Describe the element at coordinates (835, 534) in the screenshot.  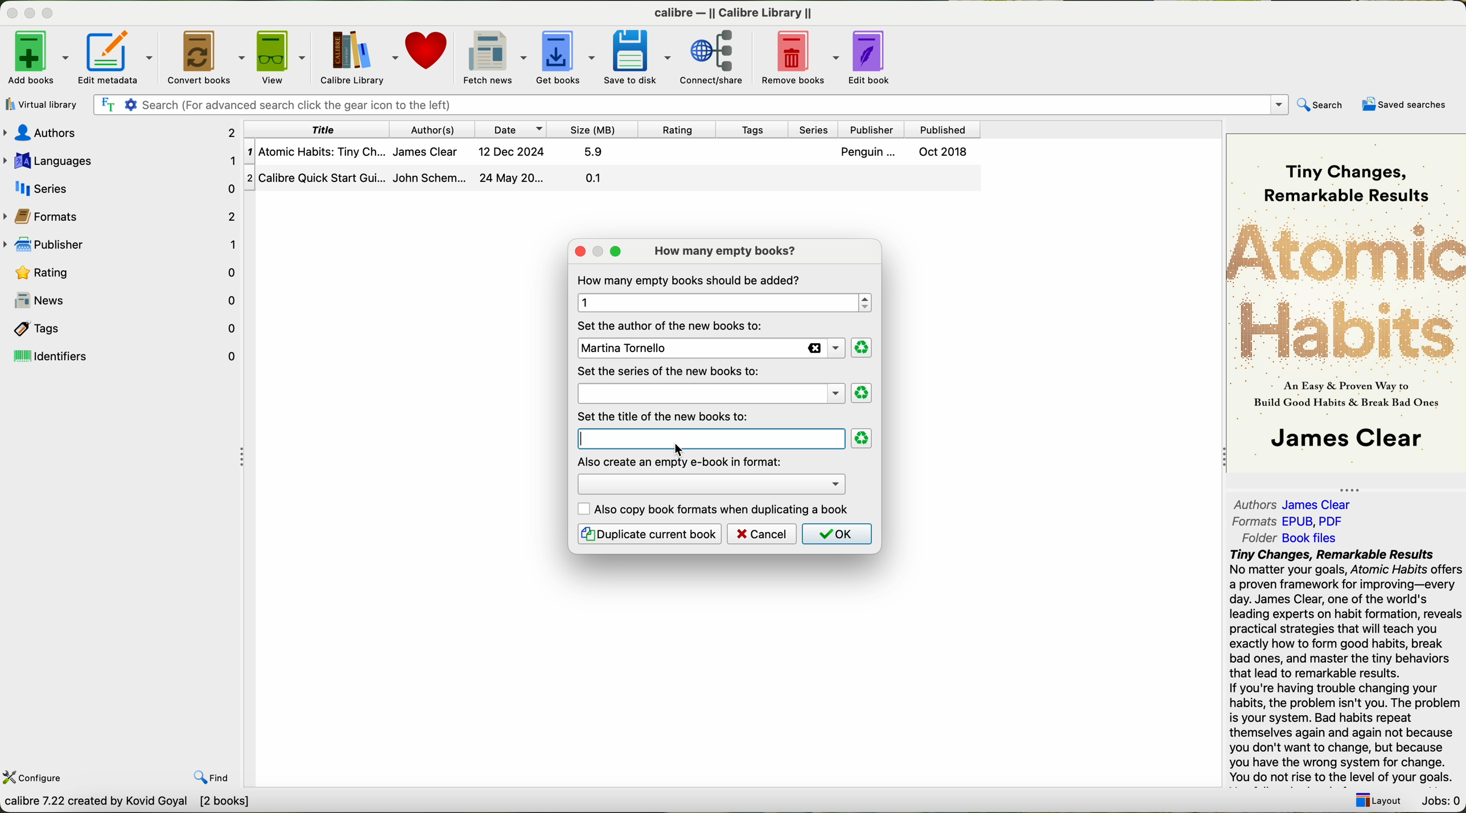
I see `OK button` at that location.